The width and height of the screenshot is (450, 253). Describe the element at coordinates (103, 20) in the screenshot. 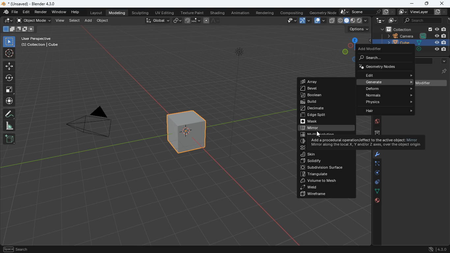

I see `object` at that location.